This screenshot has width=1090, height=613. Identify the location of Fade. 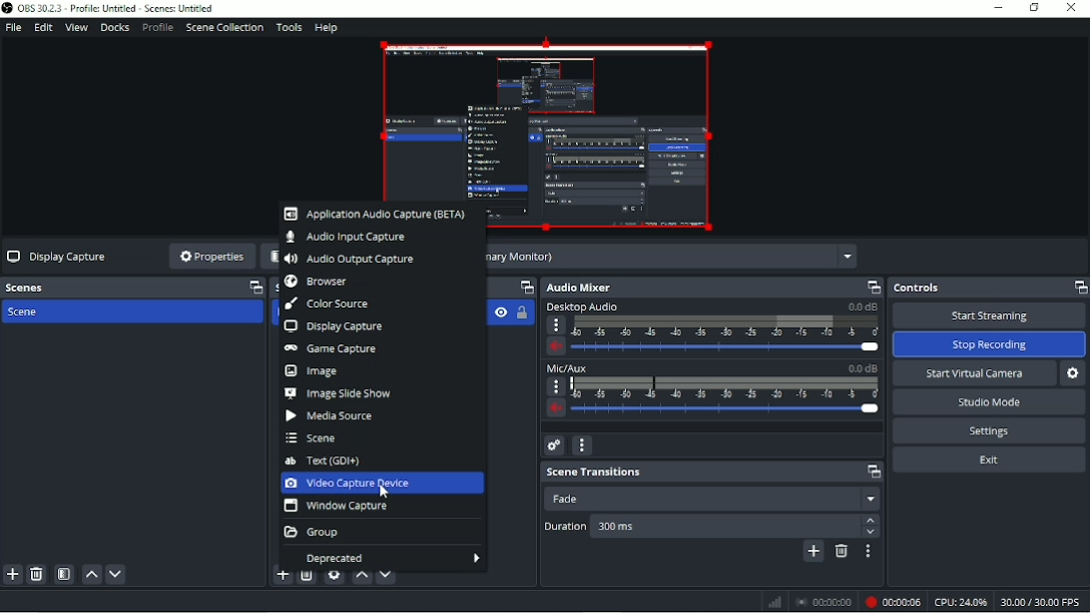
(712, 499).